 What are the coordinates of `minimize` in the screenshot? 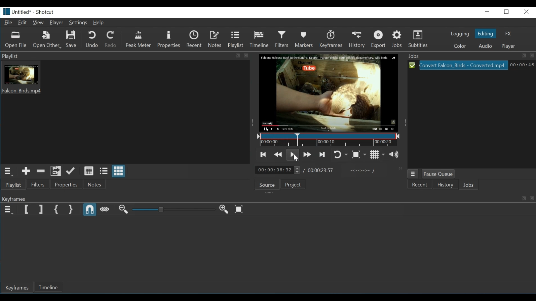 It's located at (487, 12).